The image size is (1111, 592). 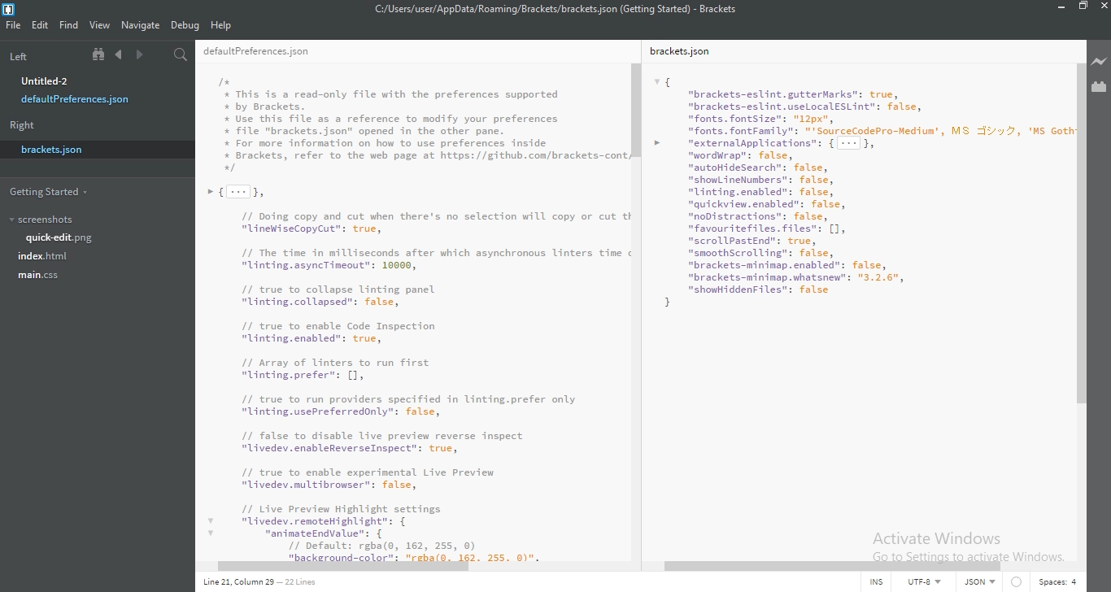 What do you see at coordinates (140, 55) in the screenshot?
I see `next document` at bounding box center [140, 55].